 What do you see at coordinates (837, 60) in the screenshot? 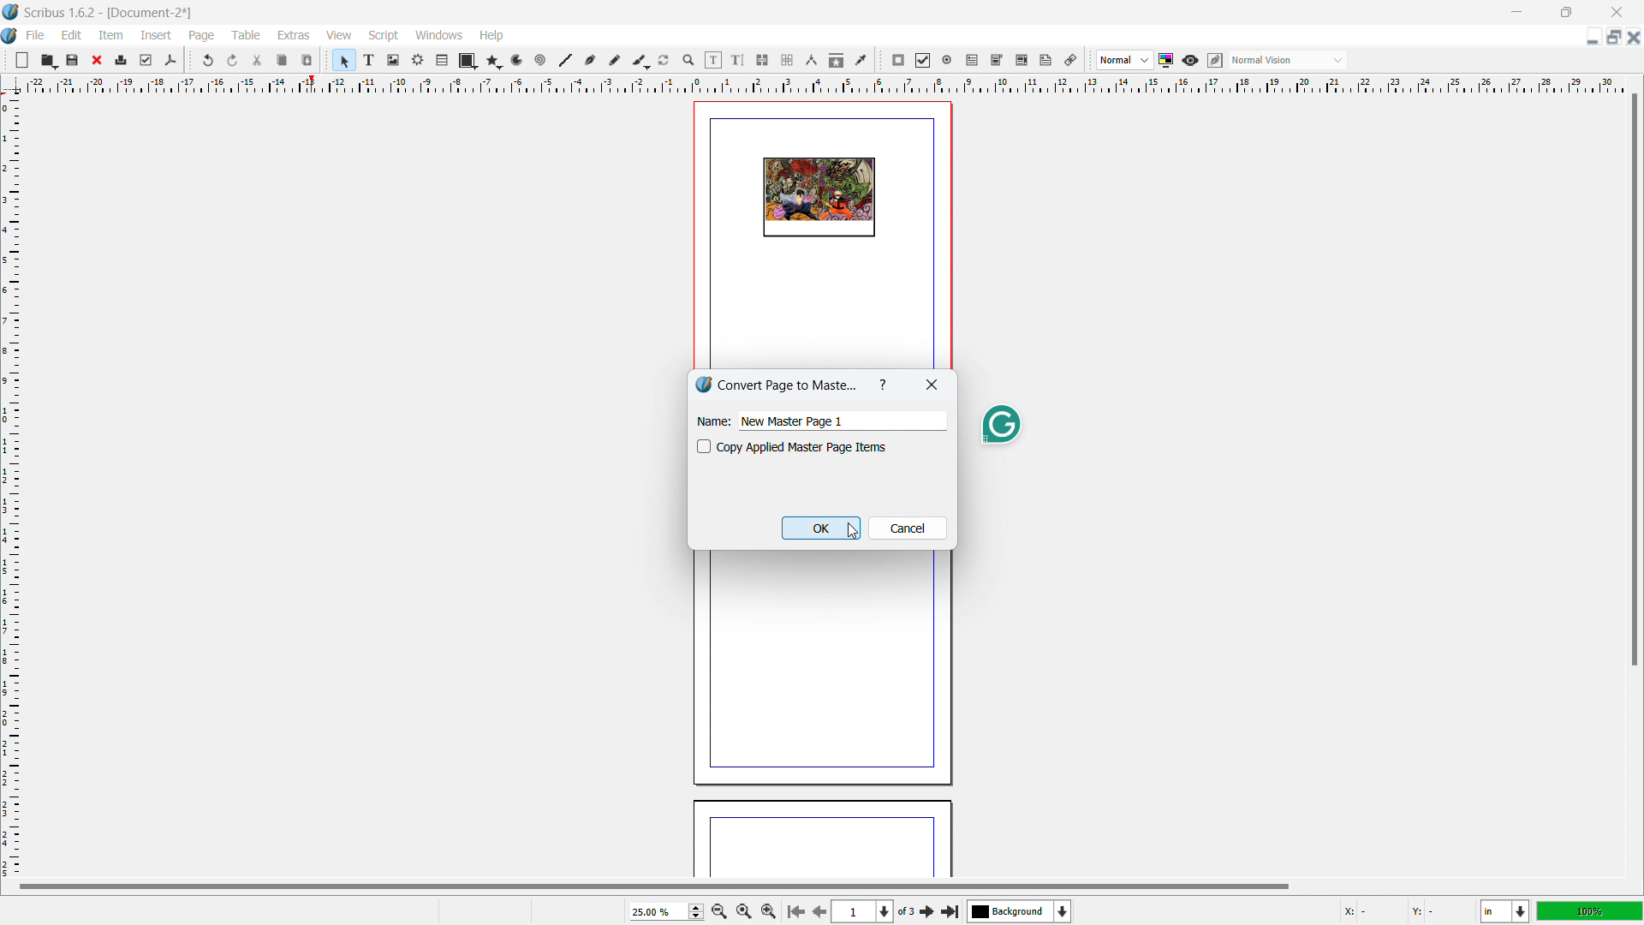
I see `copy item properties` at bounding box center [837, 60].